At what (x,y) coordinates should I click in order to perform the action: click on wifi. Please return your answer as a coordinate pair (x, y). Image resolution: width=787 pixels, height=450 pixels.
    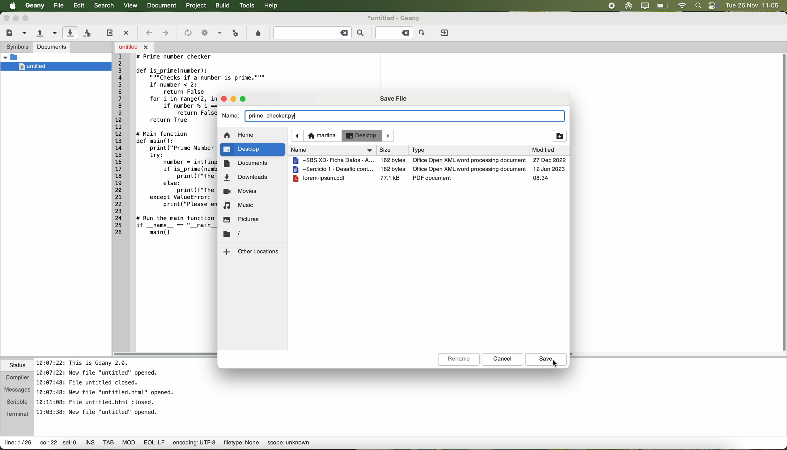
    Looking at the image, I should click on (683, 6).